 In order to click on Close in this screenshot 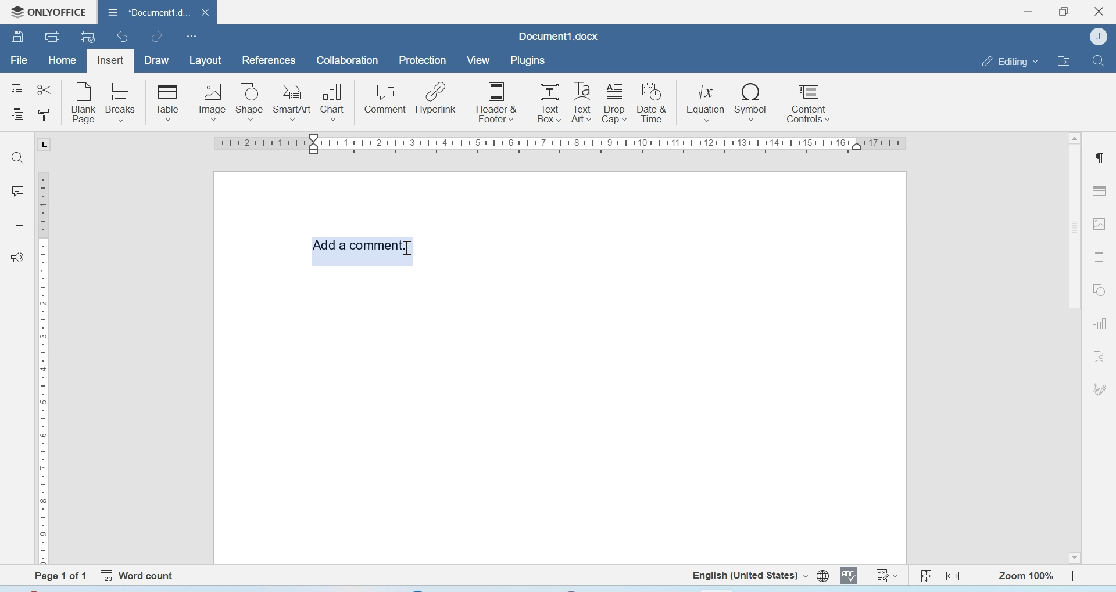, I will do `click(1100, 12)`.